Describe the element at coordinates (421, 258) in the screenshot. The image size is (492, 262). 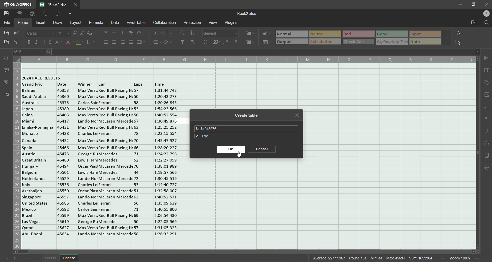
I see `sum` at that location.